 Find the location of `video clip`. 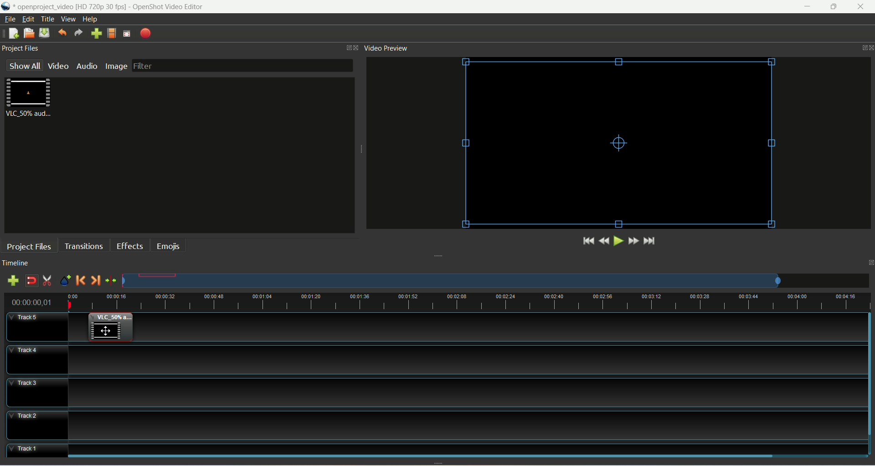

video clip is located at coordinates (110, 327).